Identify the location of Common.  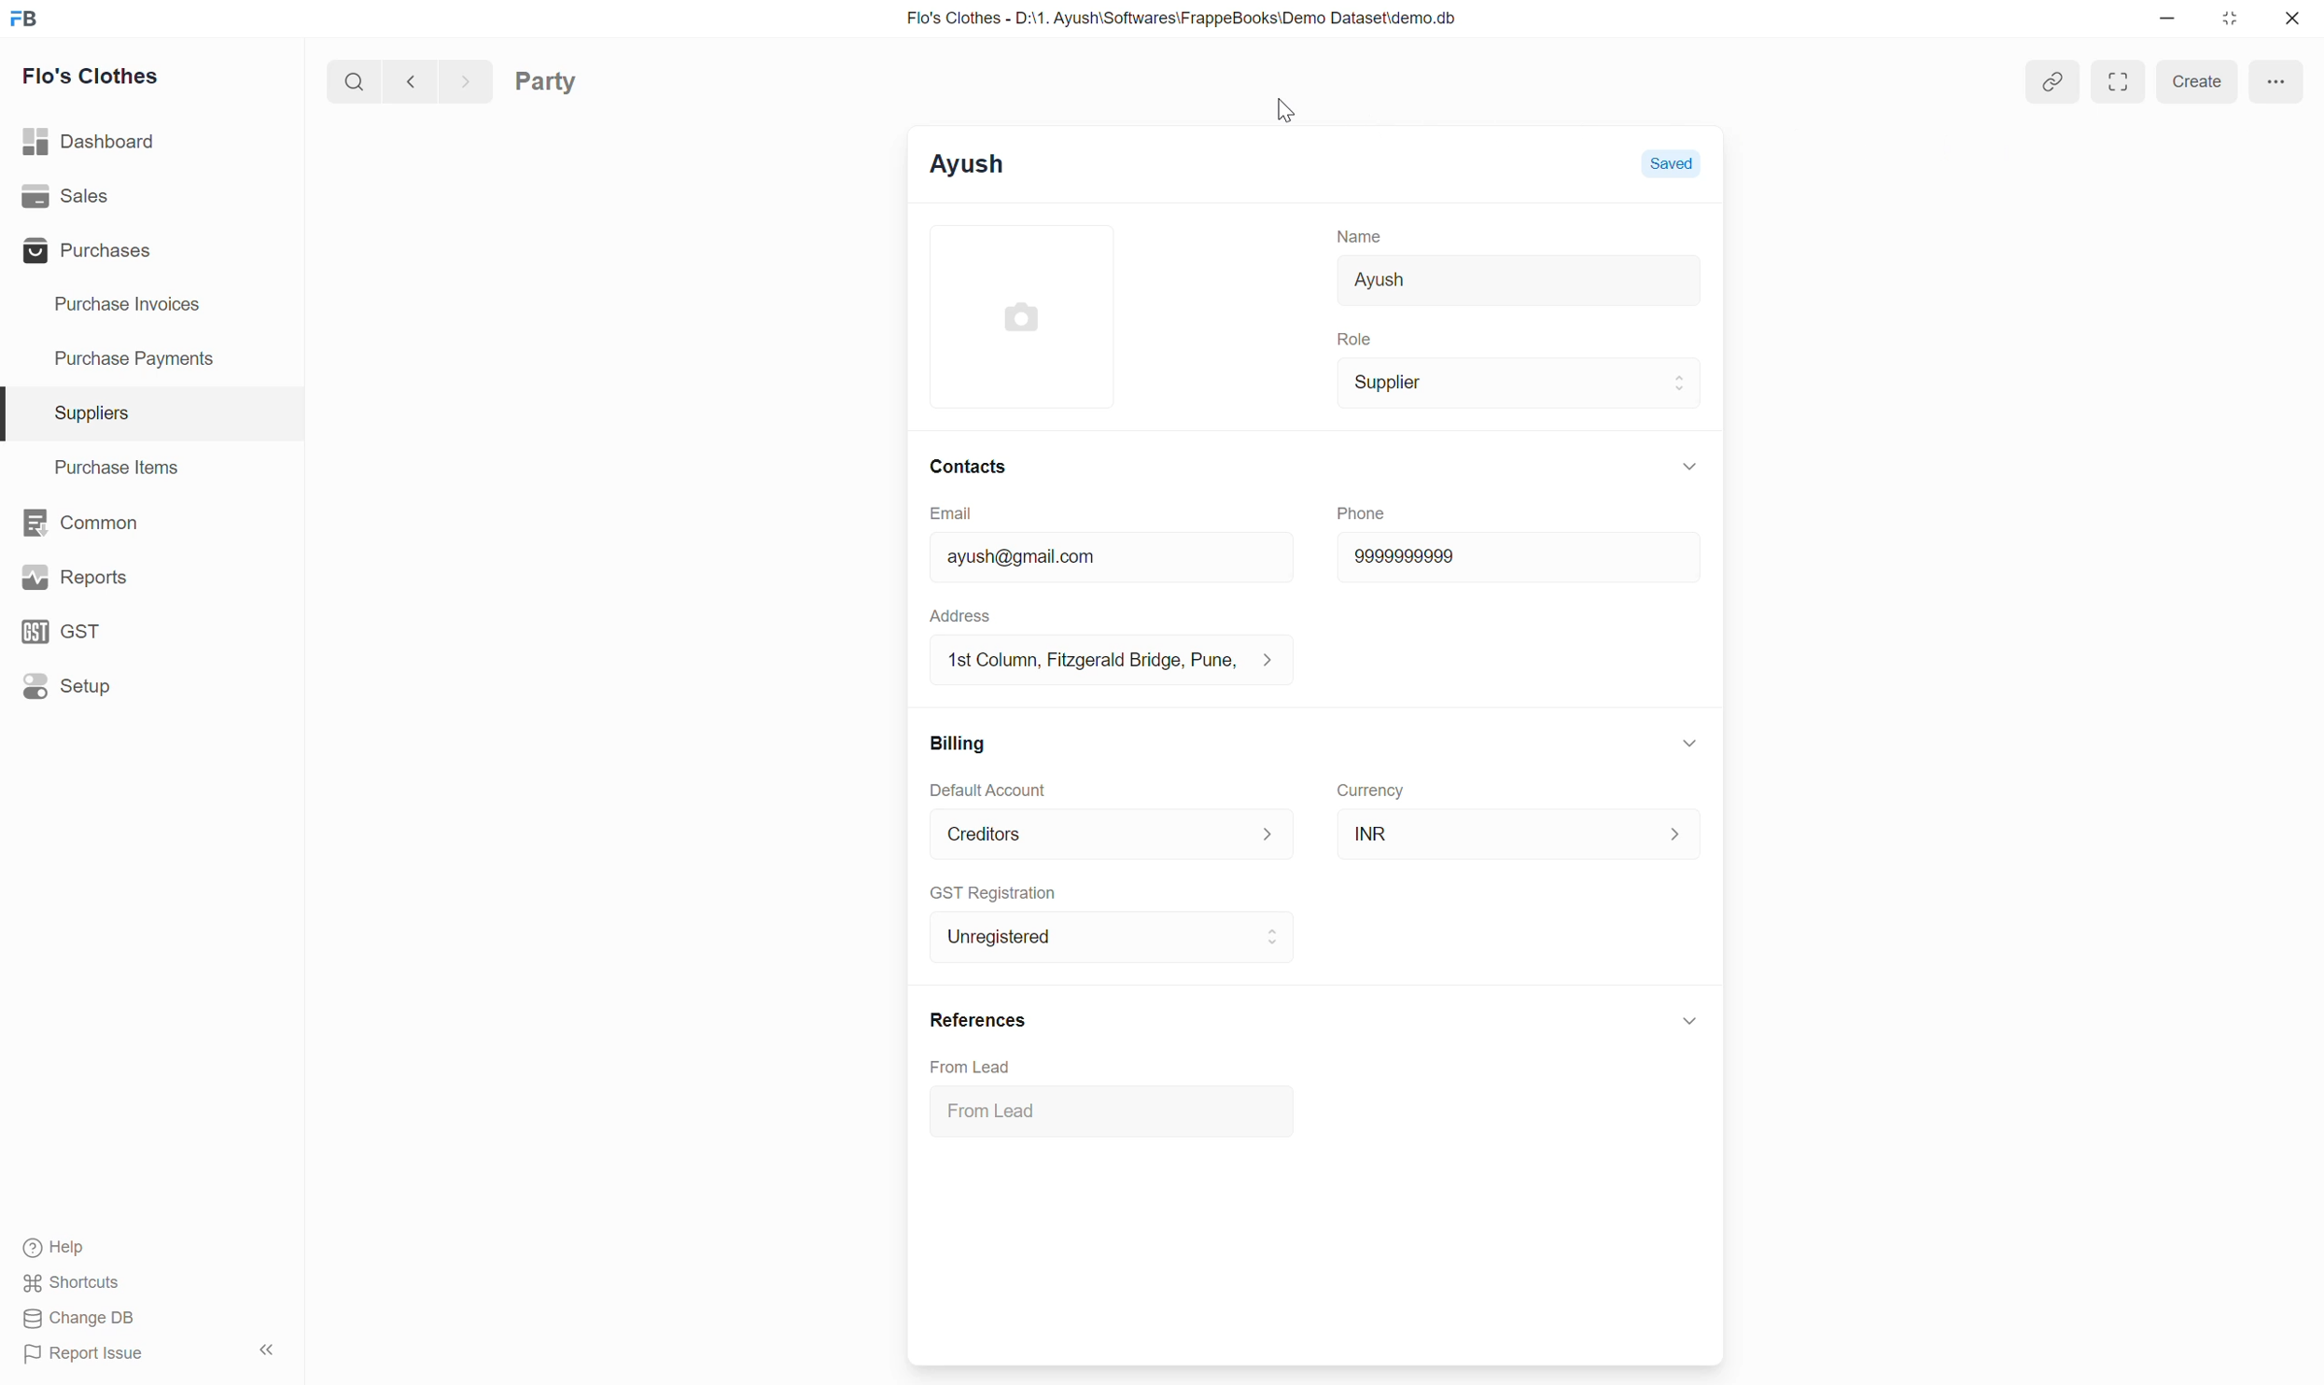
(150, 523).